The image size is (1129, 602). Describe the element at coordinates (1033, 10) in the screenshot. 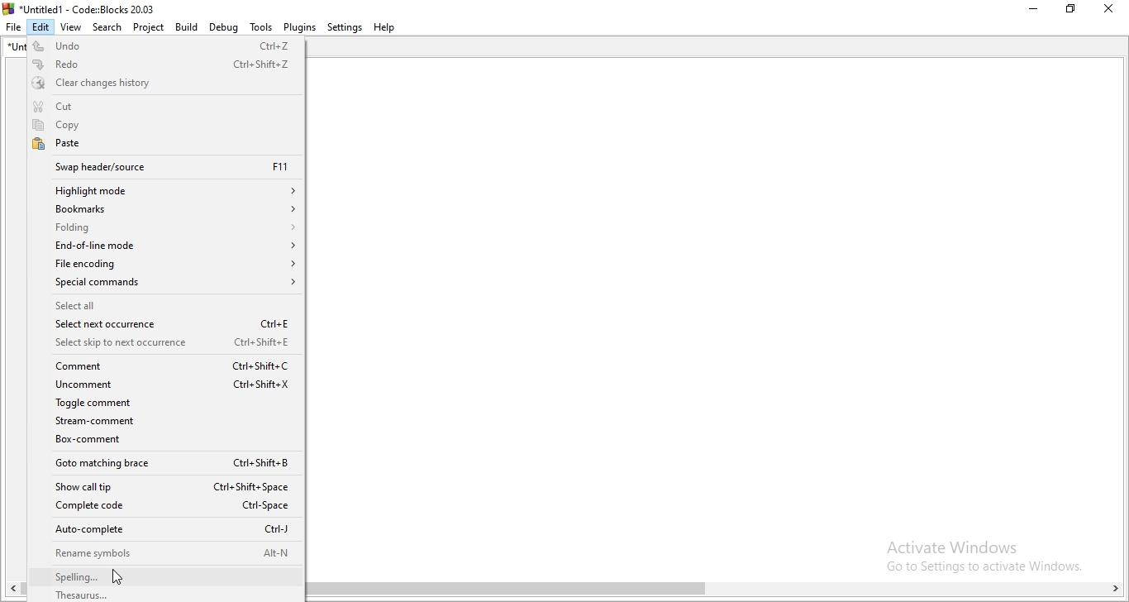

I see `Minimise` at that location.